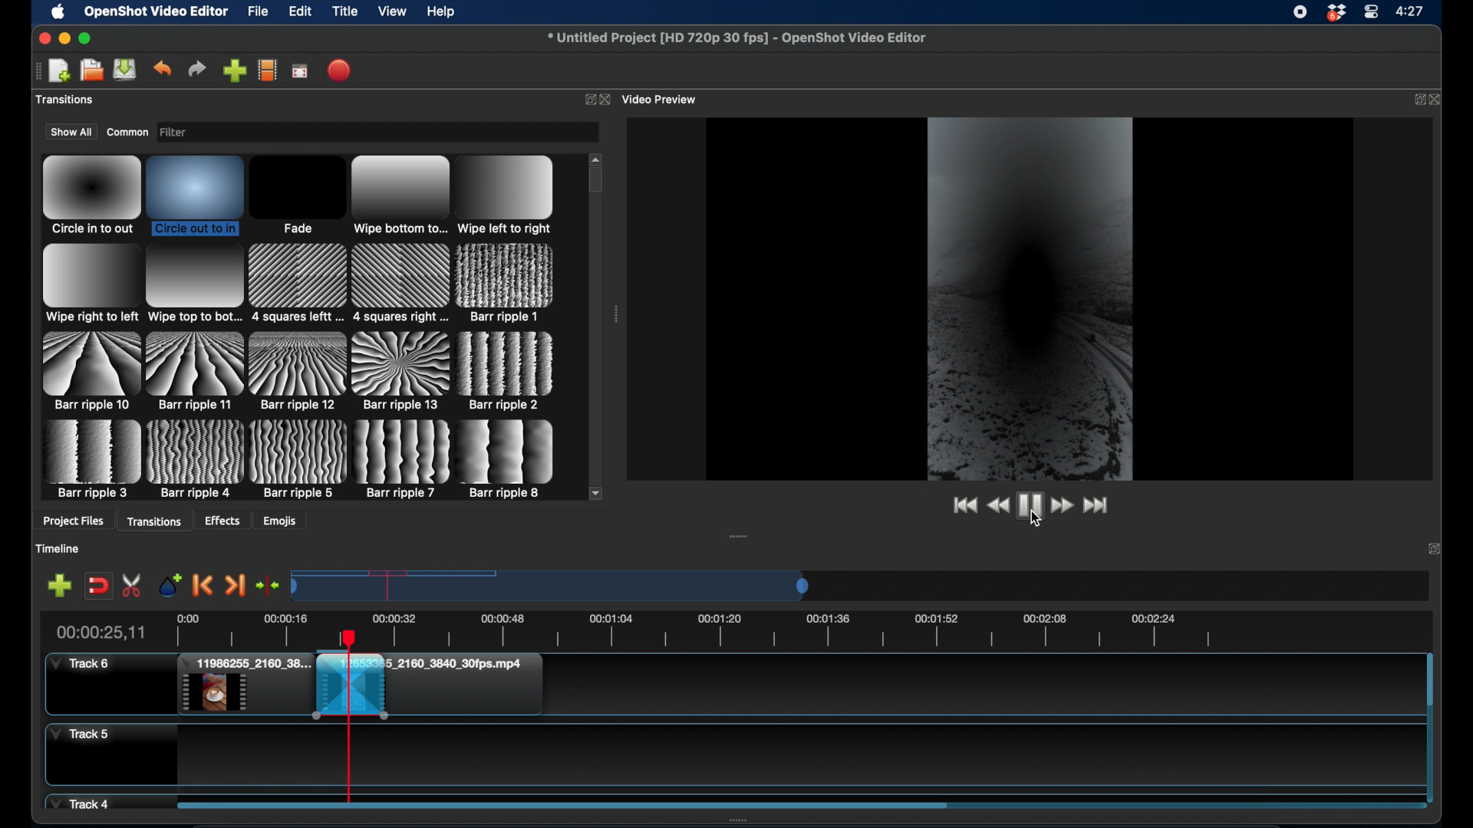 This screenshot has height=828, width=1473. What do you see at coordinates (41, 38) in the screenshot?
I see `close` at bounding box center [41, 38].